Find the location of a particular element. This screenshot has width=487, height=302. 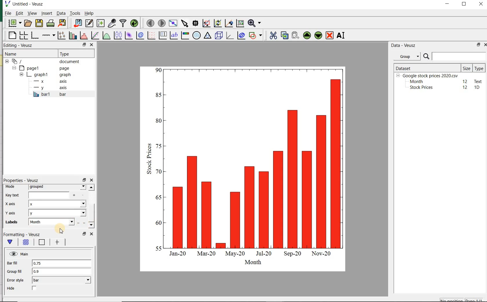

open a document is located at coordinates (28, 23).